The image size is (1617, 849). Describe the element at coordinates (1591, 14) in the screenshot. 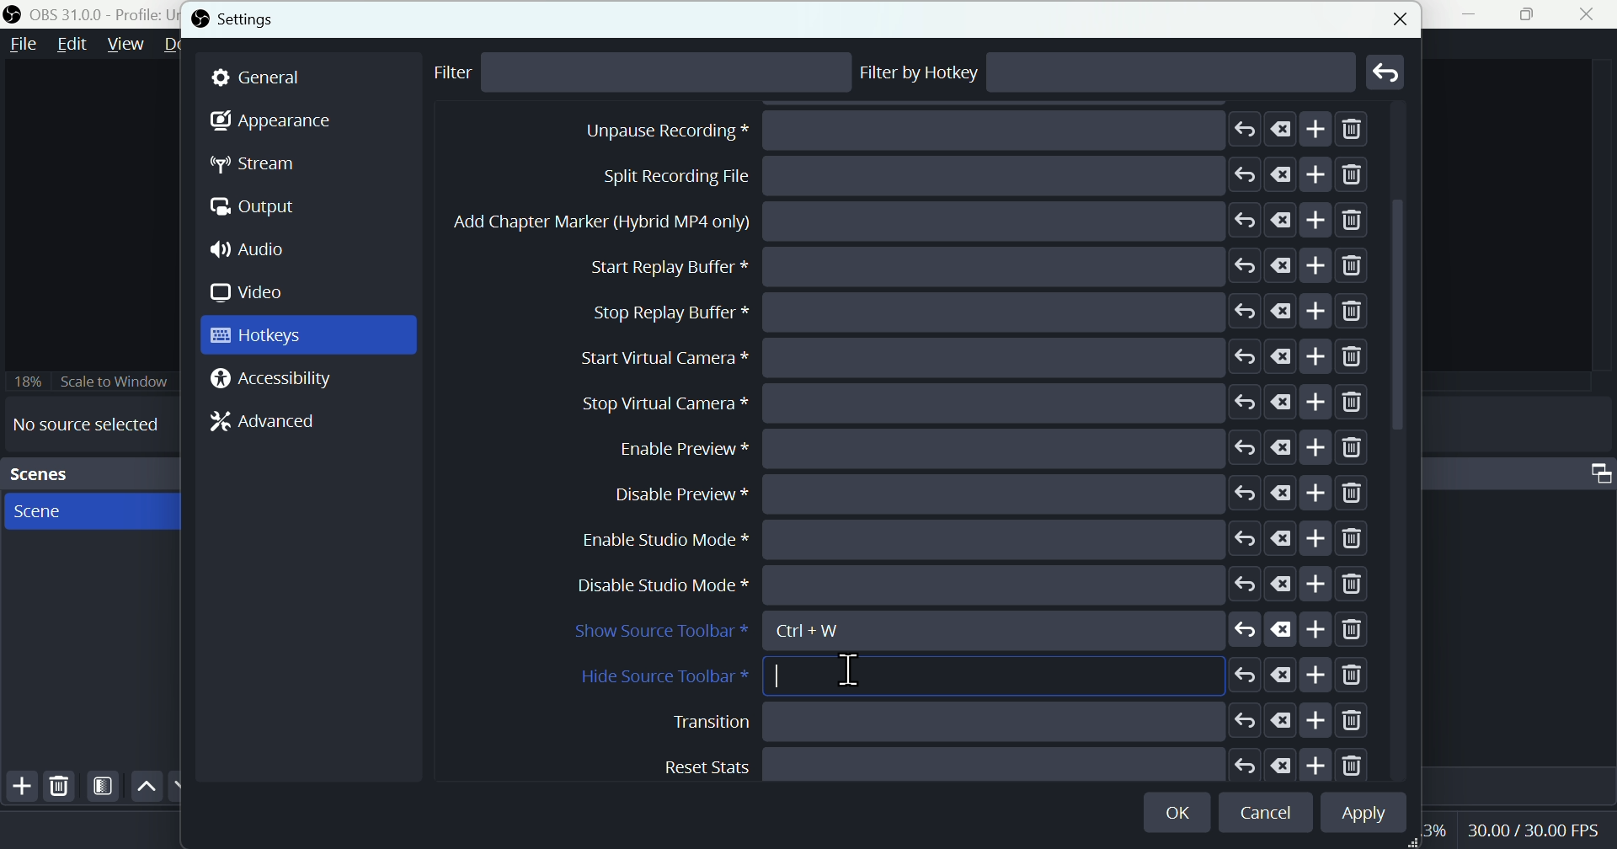

I see `close` at that location.